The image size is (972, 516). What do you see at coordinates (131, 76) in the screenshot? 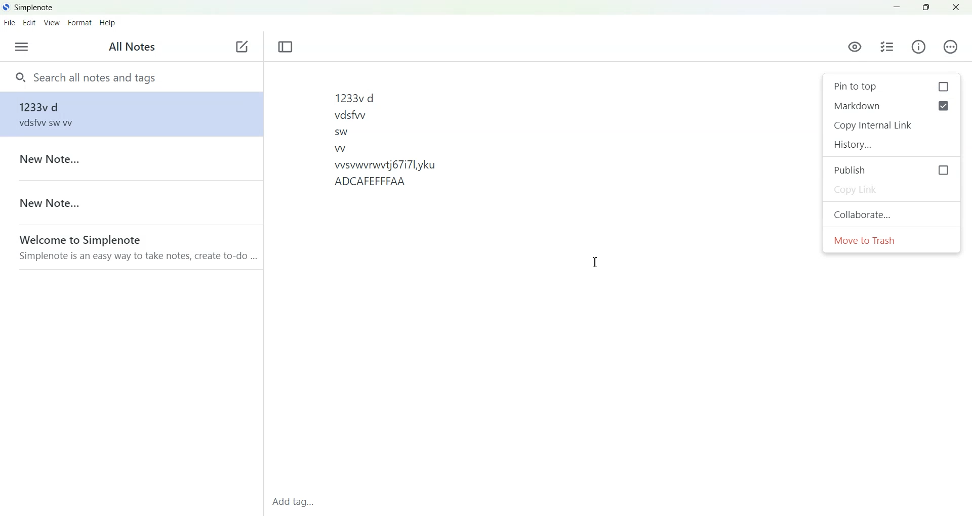
I see `Search notes and tags` at bounding box center [131, 76].